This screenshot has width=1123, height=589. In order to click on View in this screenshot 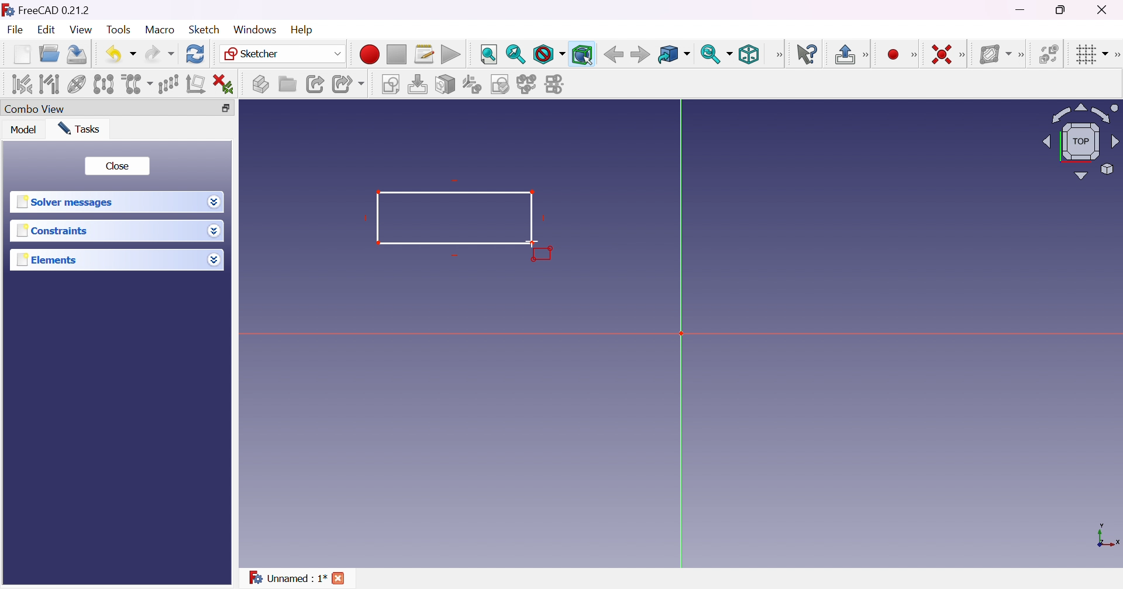, I will do `click(778, 56)`.